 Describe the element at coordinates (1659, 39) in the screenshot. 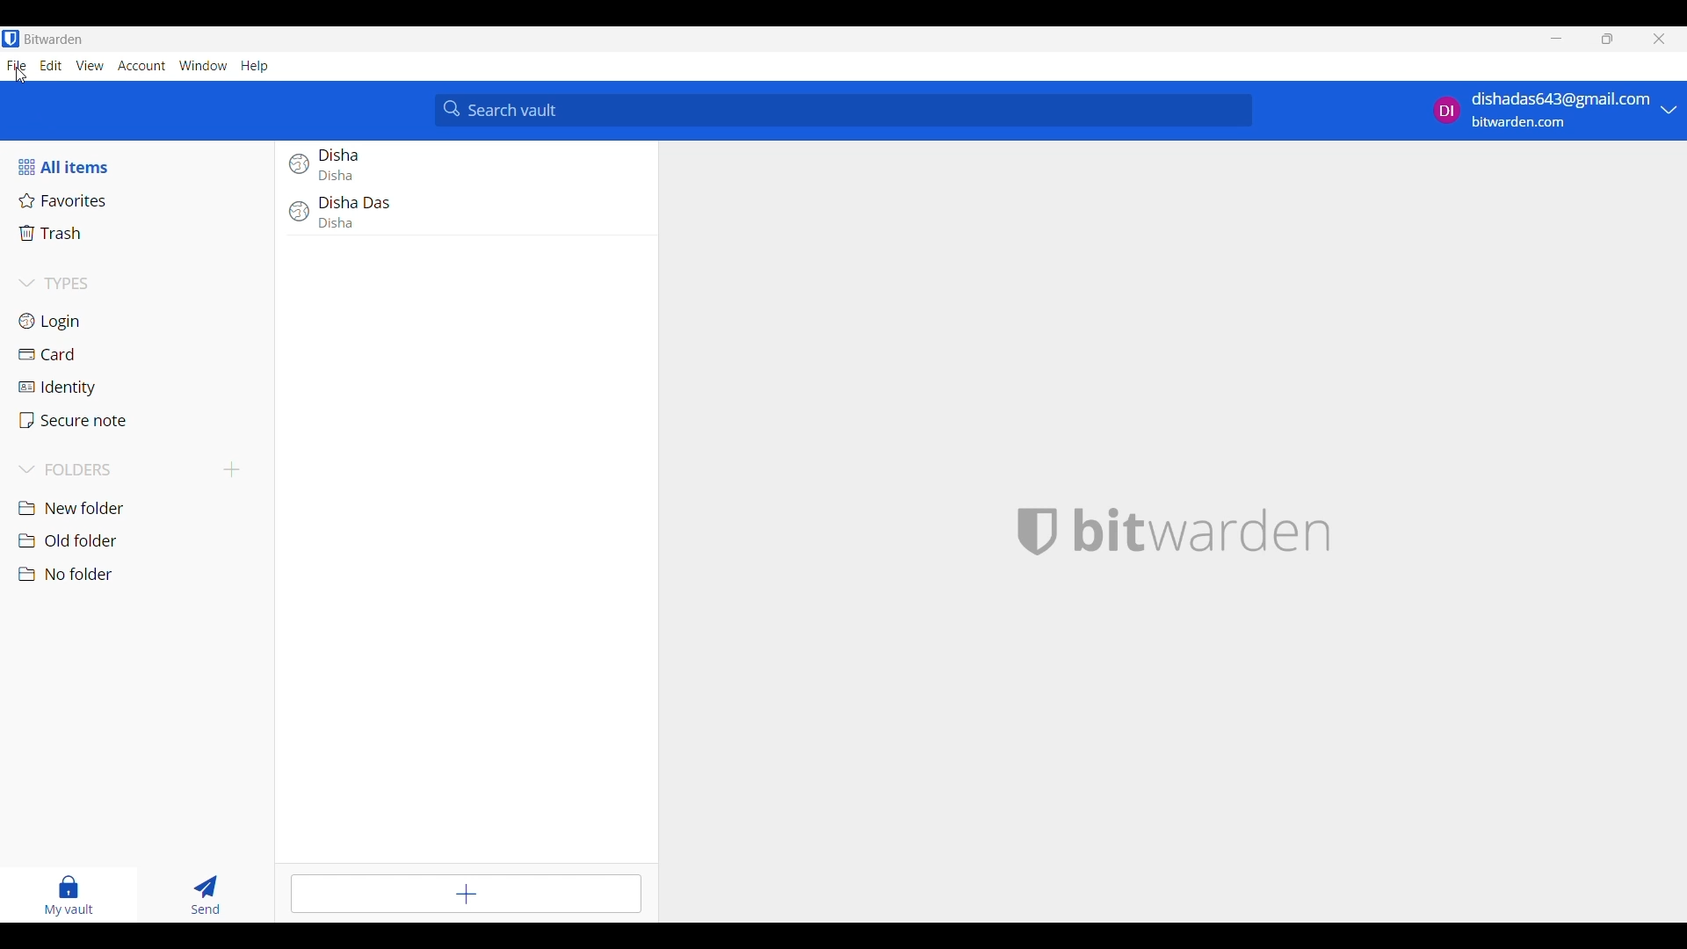

I see `Close interface` at that location.